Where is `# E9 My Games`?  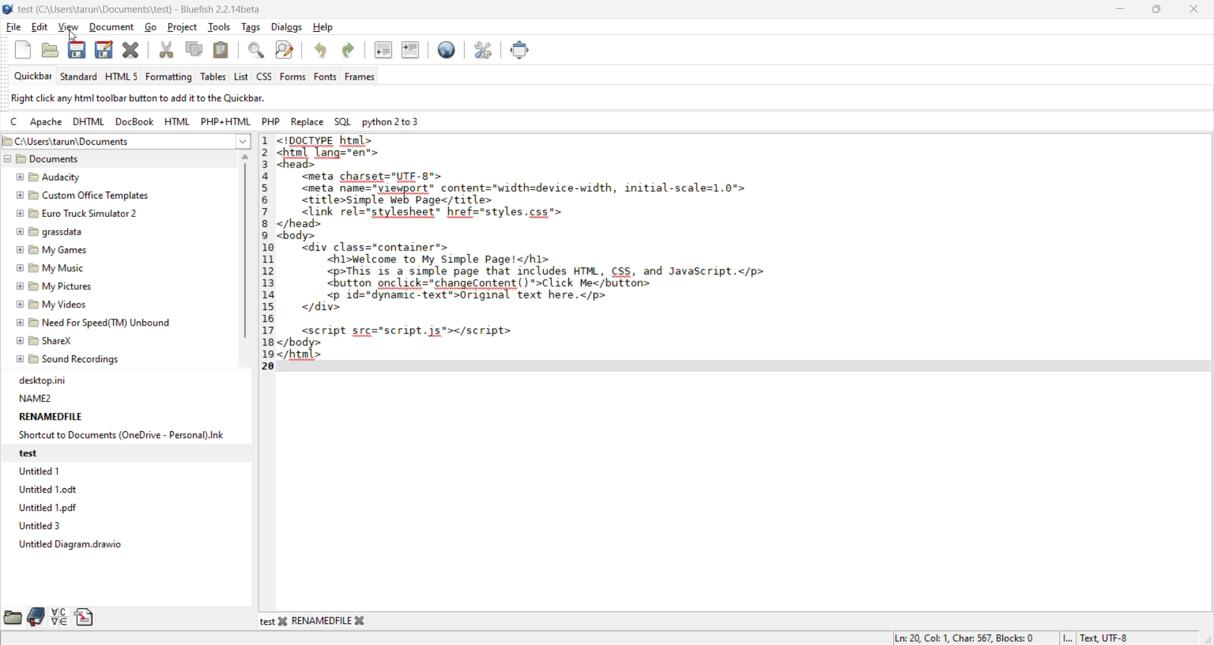
# E9 My Games is located at coordinates (51, 251).